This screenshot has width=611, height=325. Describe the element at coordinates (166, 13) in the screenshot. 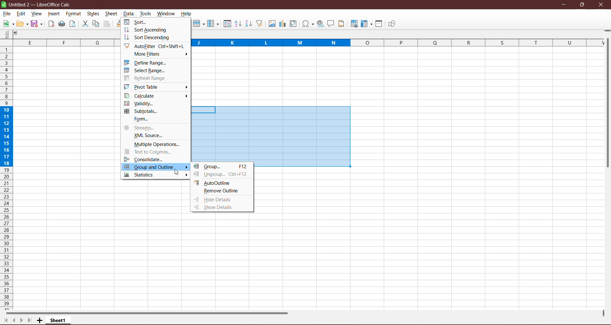

I see `Window` at that location.